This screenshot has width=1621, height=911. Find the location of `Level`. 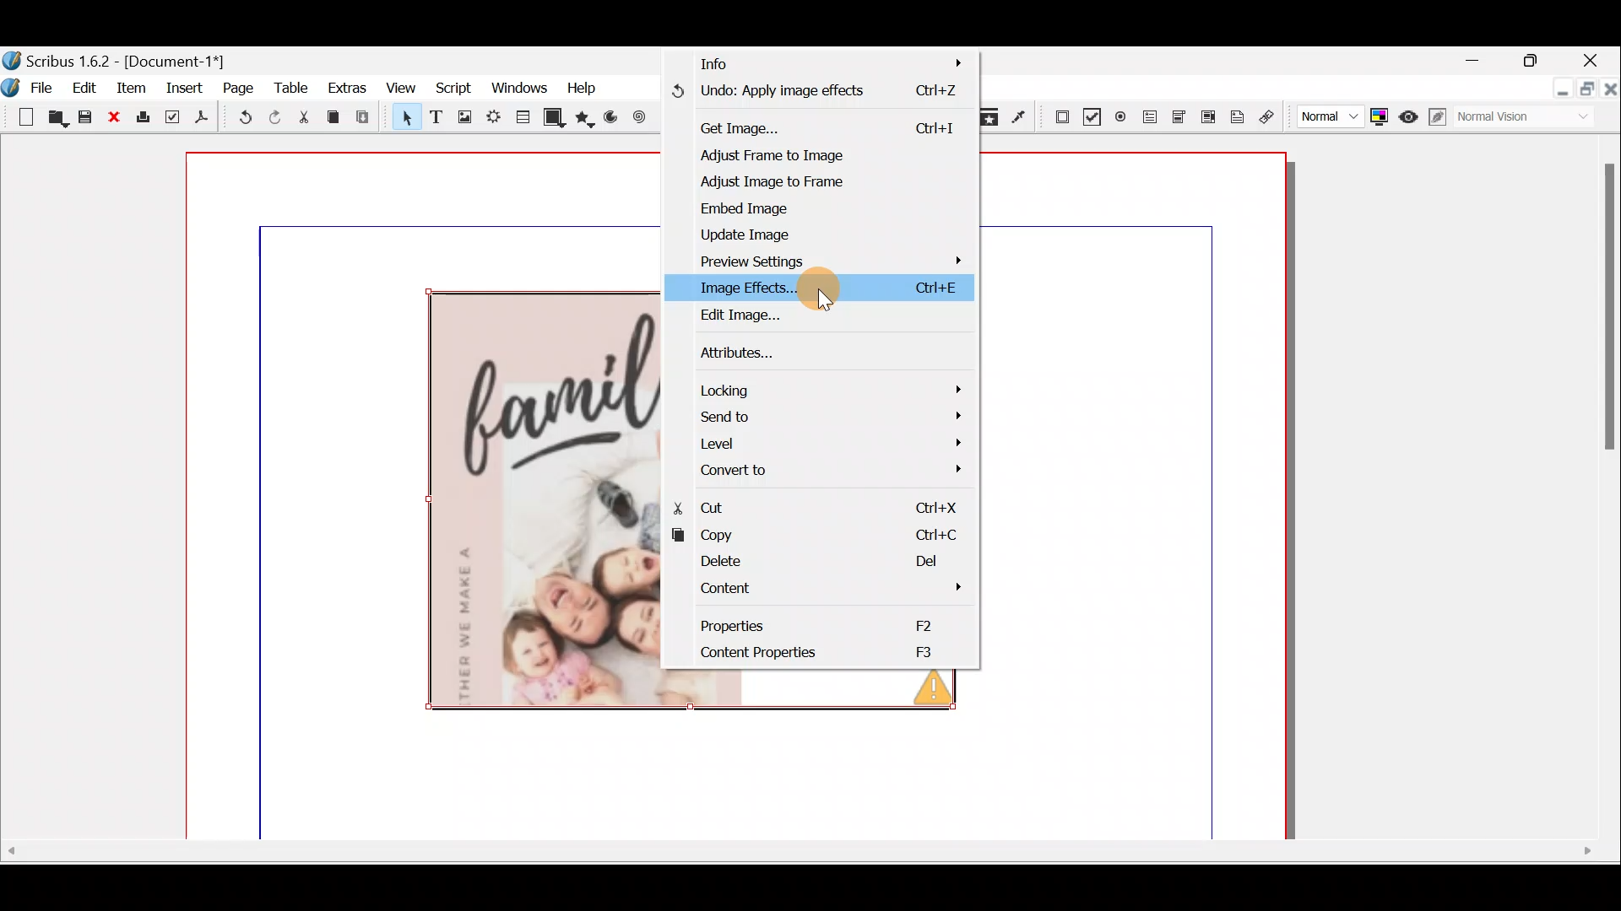

Level is located at coordinates (834, 442).